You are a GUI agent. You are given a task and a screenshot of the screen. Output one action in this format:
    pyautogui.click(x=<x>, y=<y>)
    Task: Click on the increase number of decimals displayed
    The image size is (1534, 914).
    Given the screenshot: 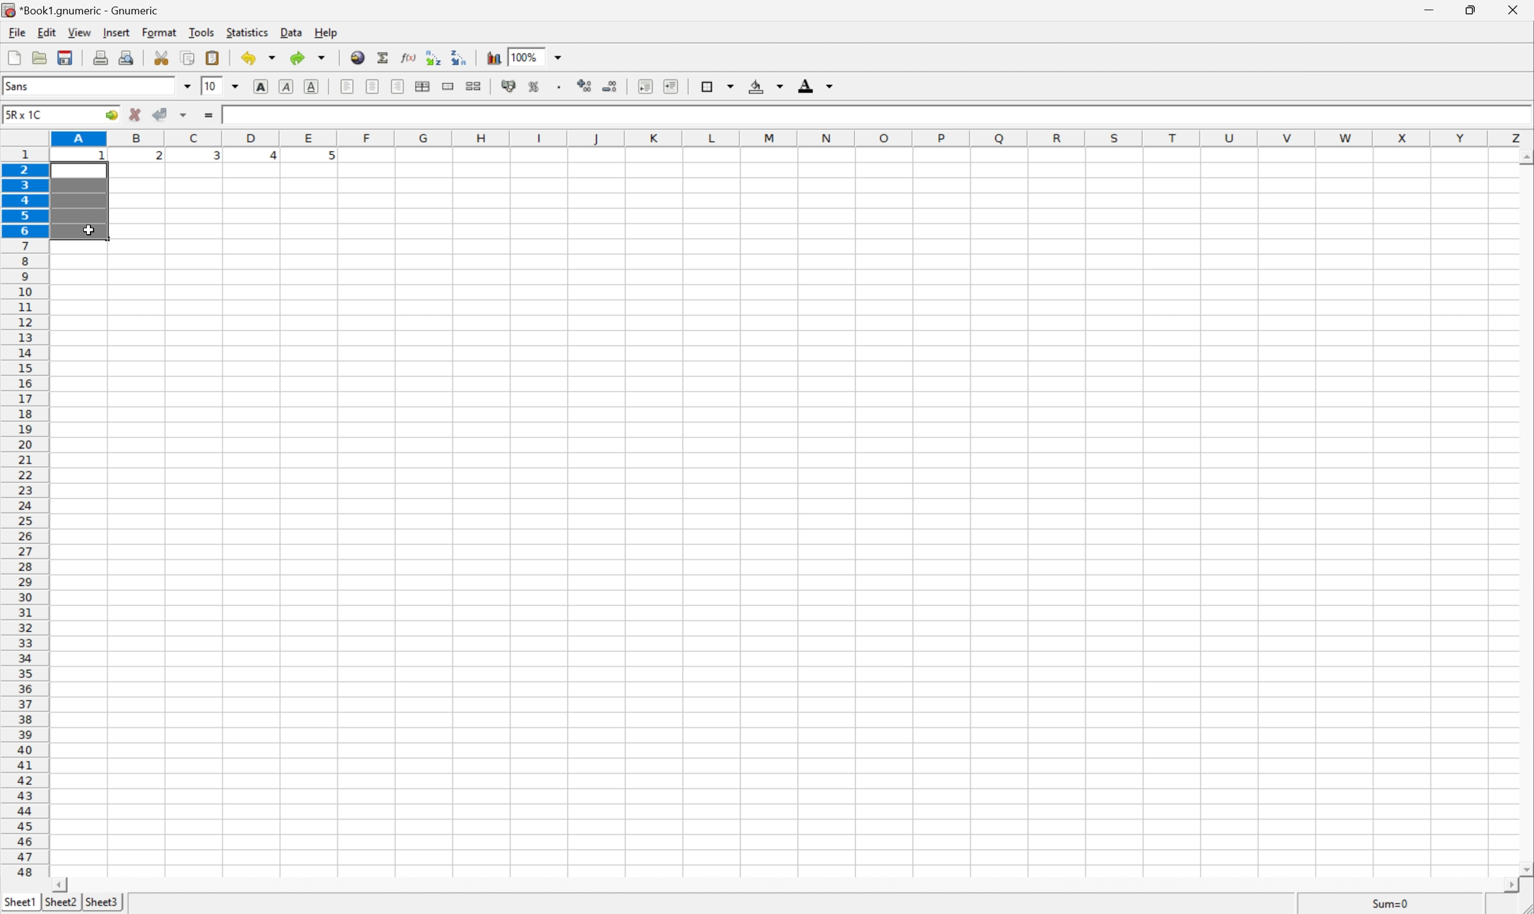 What is the action you would take?
    pyautogui.click(x=586, y=86)
    